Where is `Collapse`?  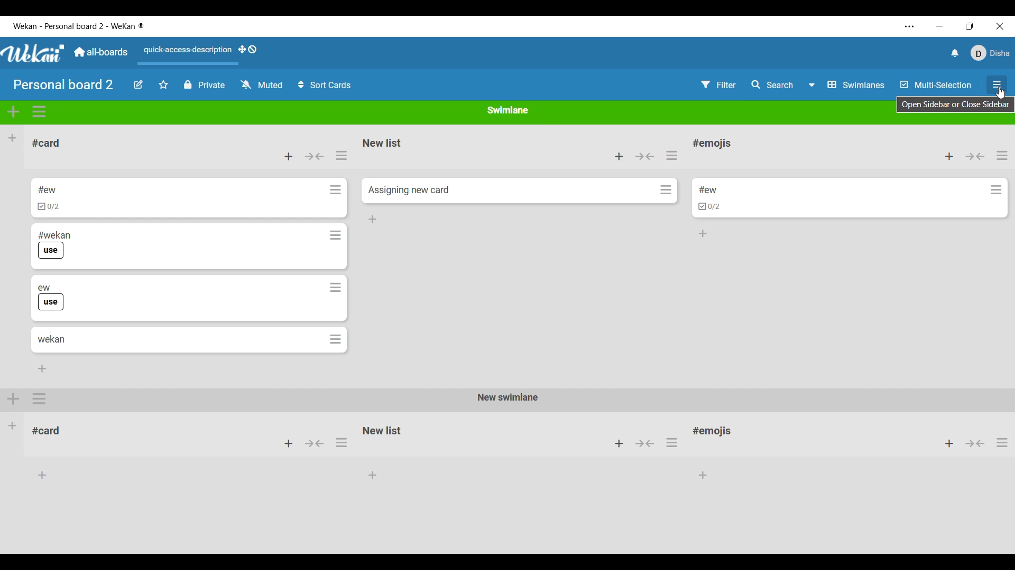
Collapse is located at coordinates (314, 156).